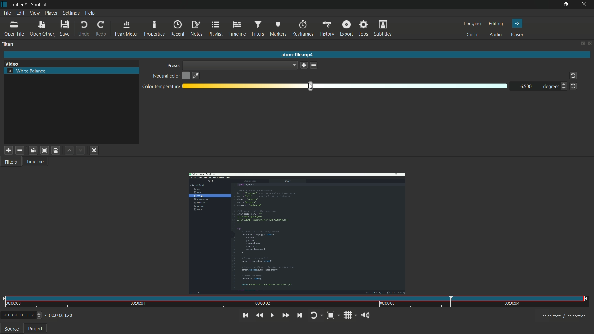  Describe the element at coordinates (90, 13) in the screenshot. I see `help menu` at that location.